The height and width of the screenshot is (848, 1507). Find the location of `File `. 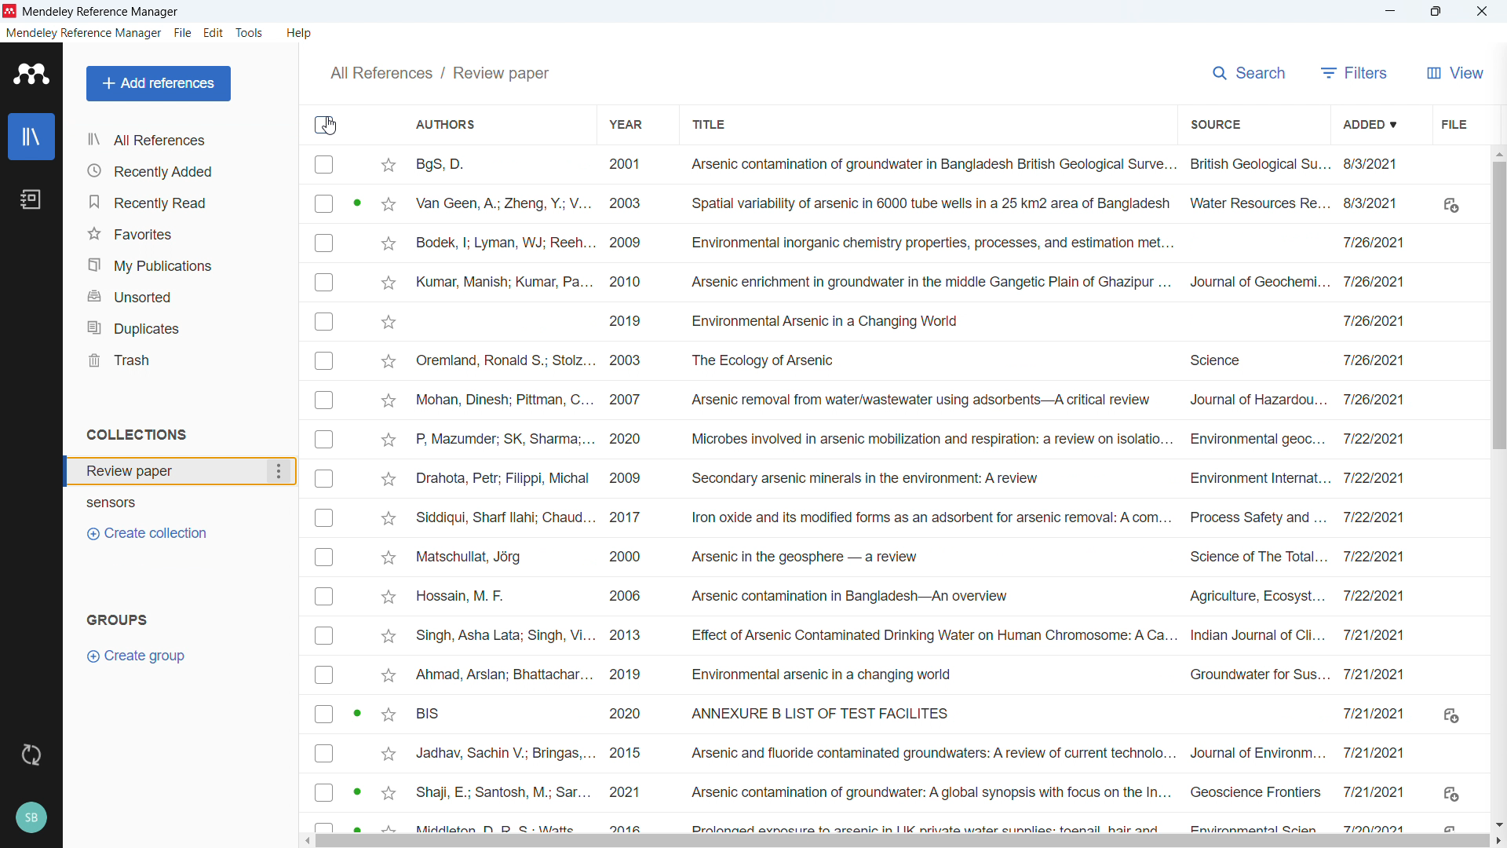

File  is located at coordinates (183, 32).